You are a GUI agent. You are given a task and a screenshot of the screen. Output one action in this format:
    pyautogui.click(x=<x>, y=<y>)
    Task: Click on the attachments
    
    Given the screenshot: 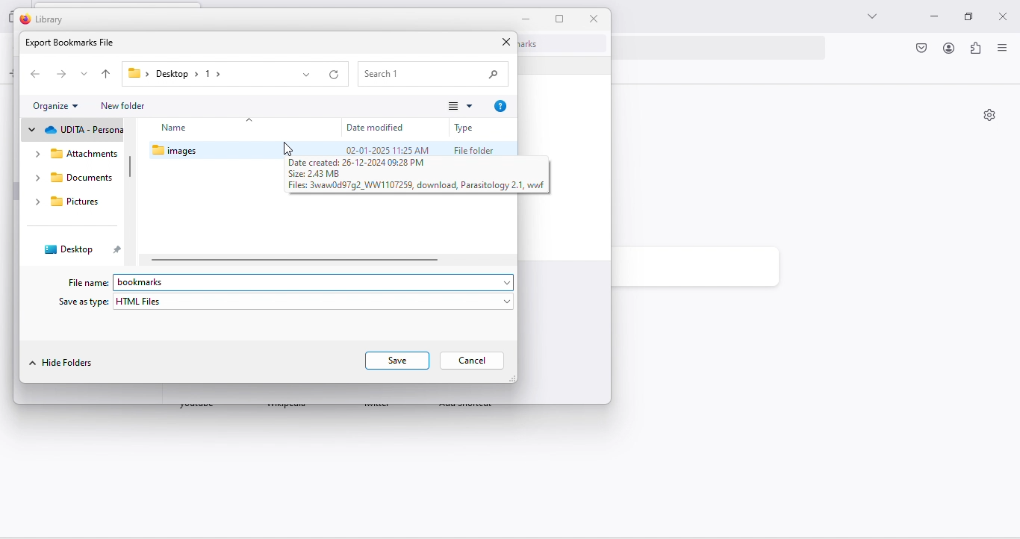 What is the action you would take?
    pyautogui.click(x=74, y=154)
    